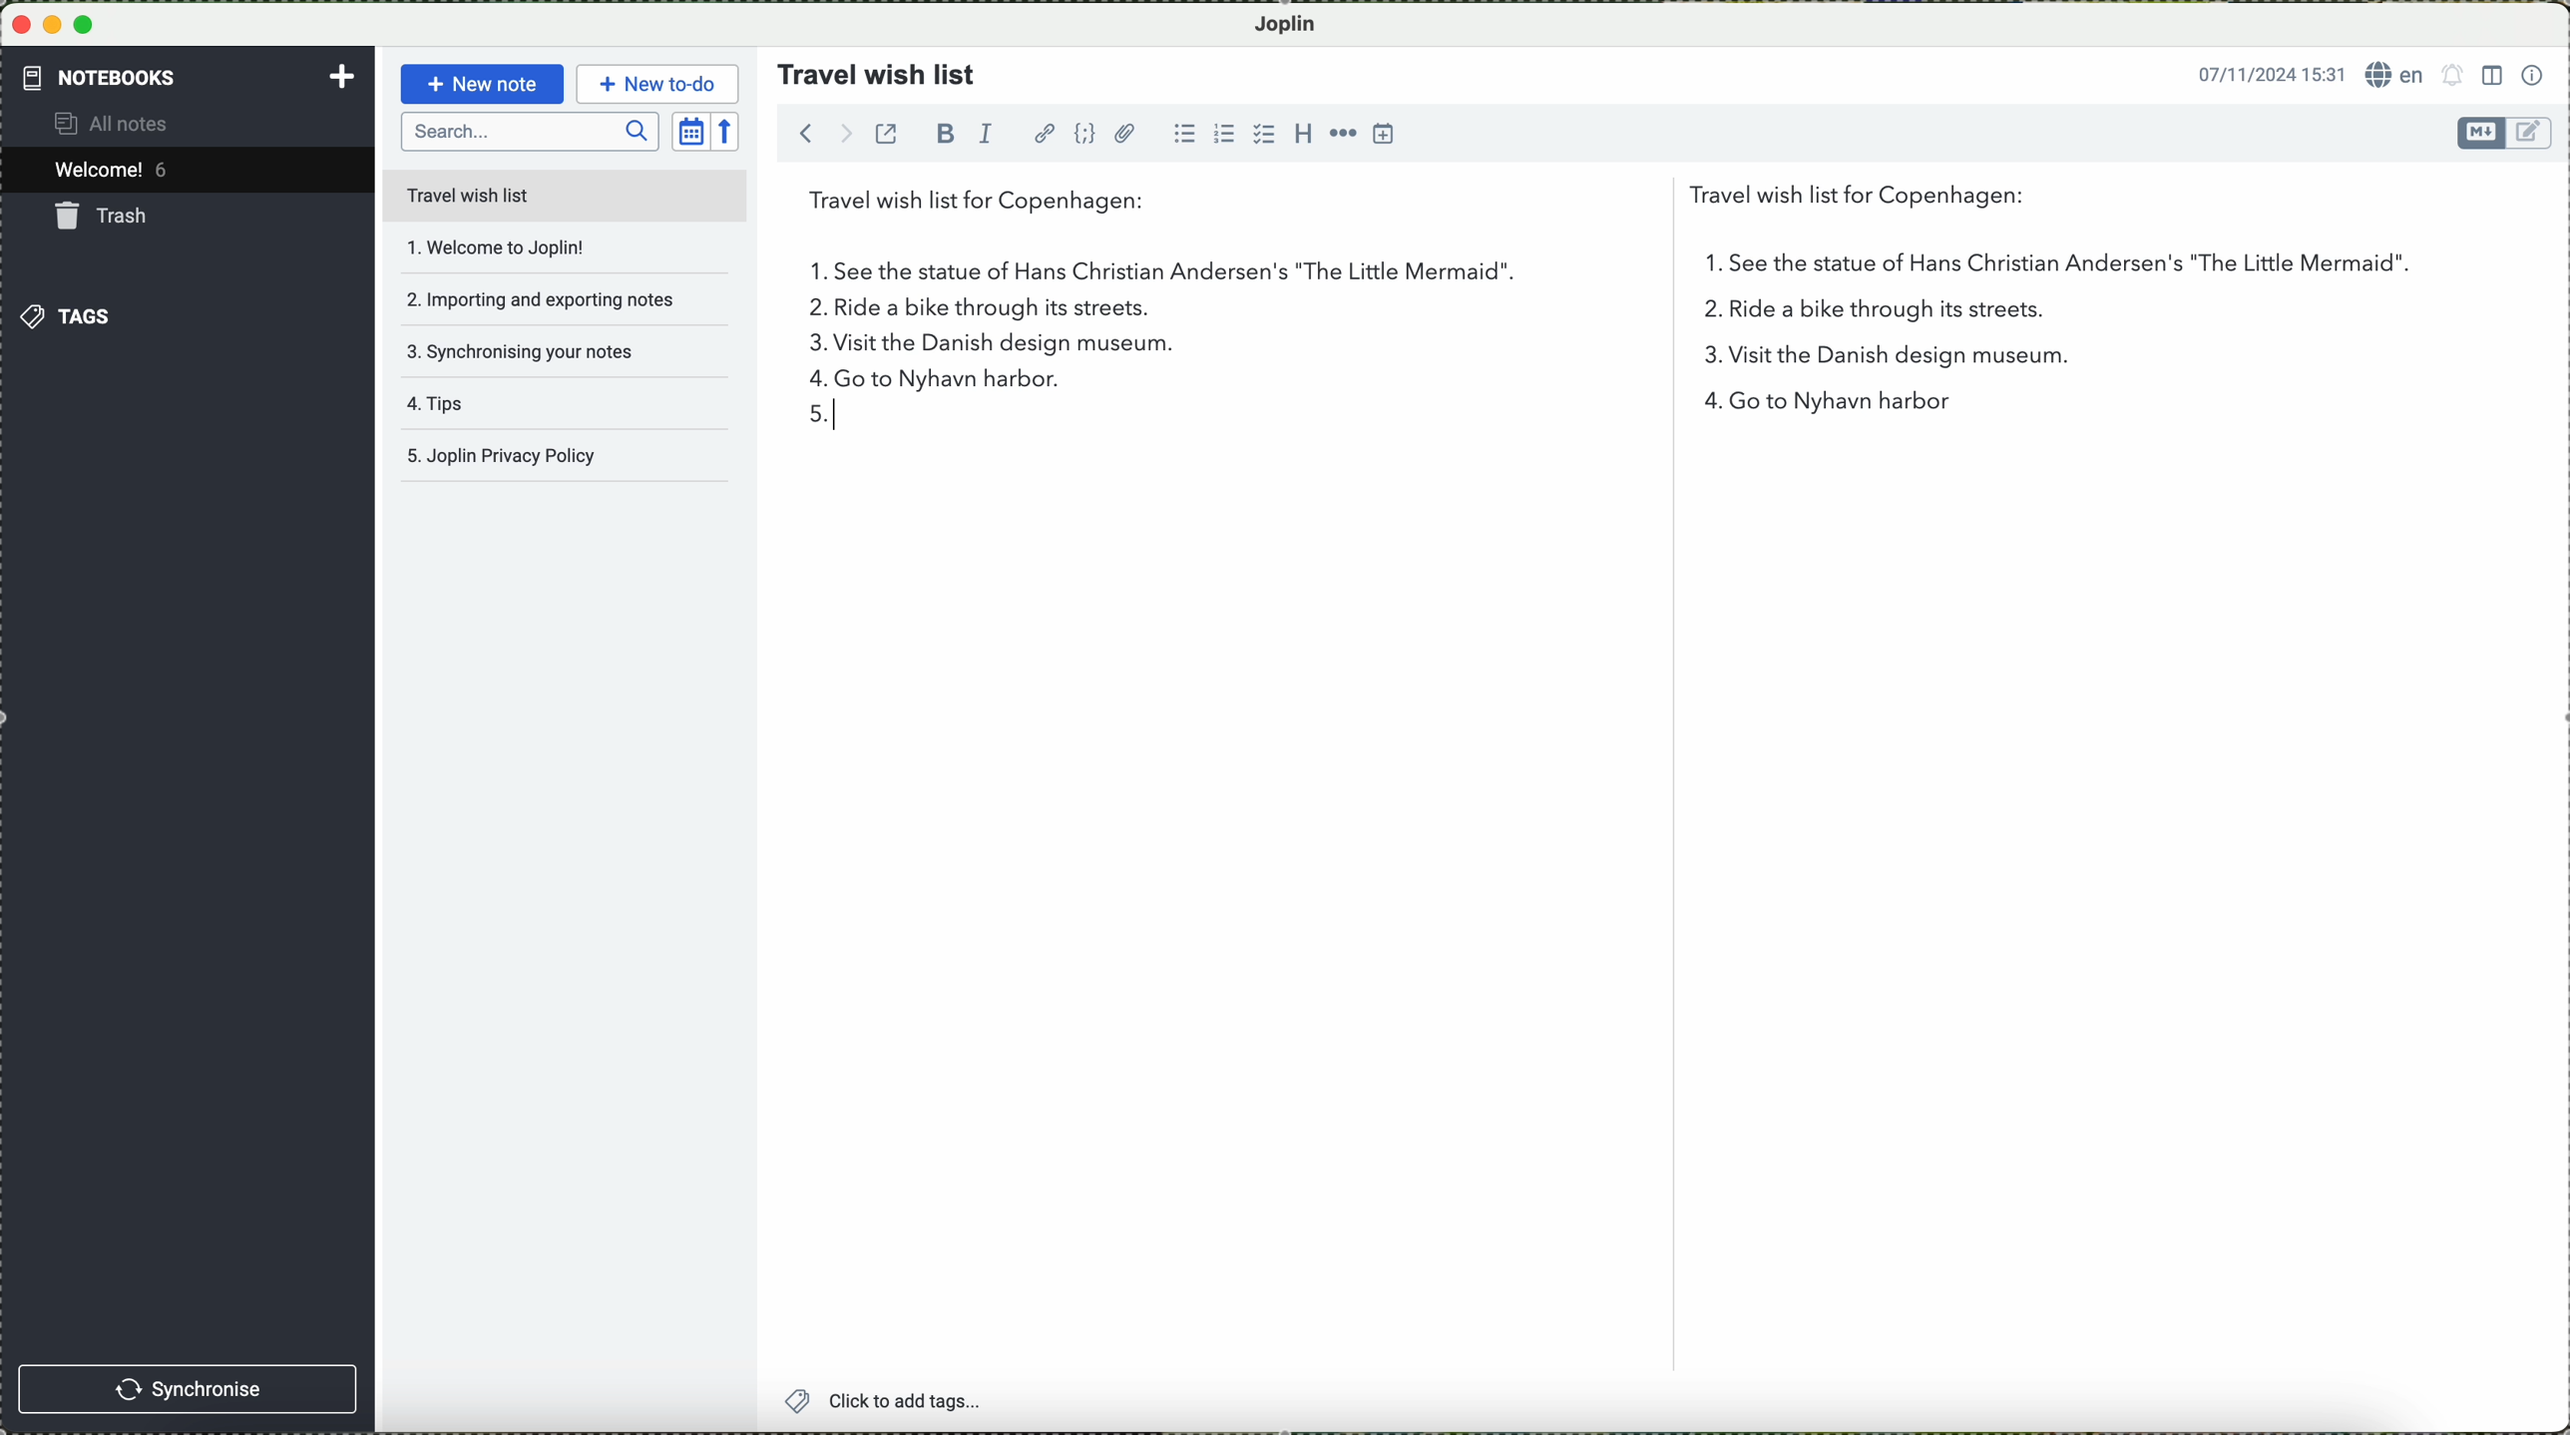 The image size is (2570, 1435). What do you see at coordinates (689, 130) in the screenshot?
I see `toggle sort order field` at bounding box center [689, 130].